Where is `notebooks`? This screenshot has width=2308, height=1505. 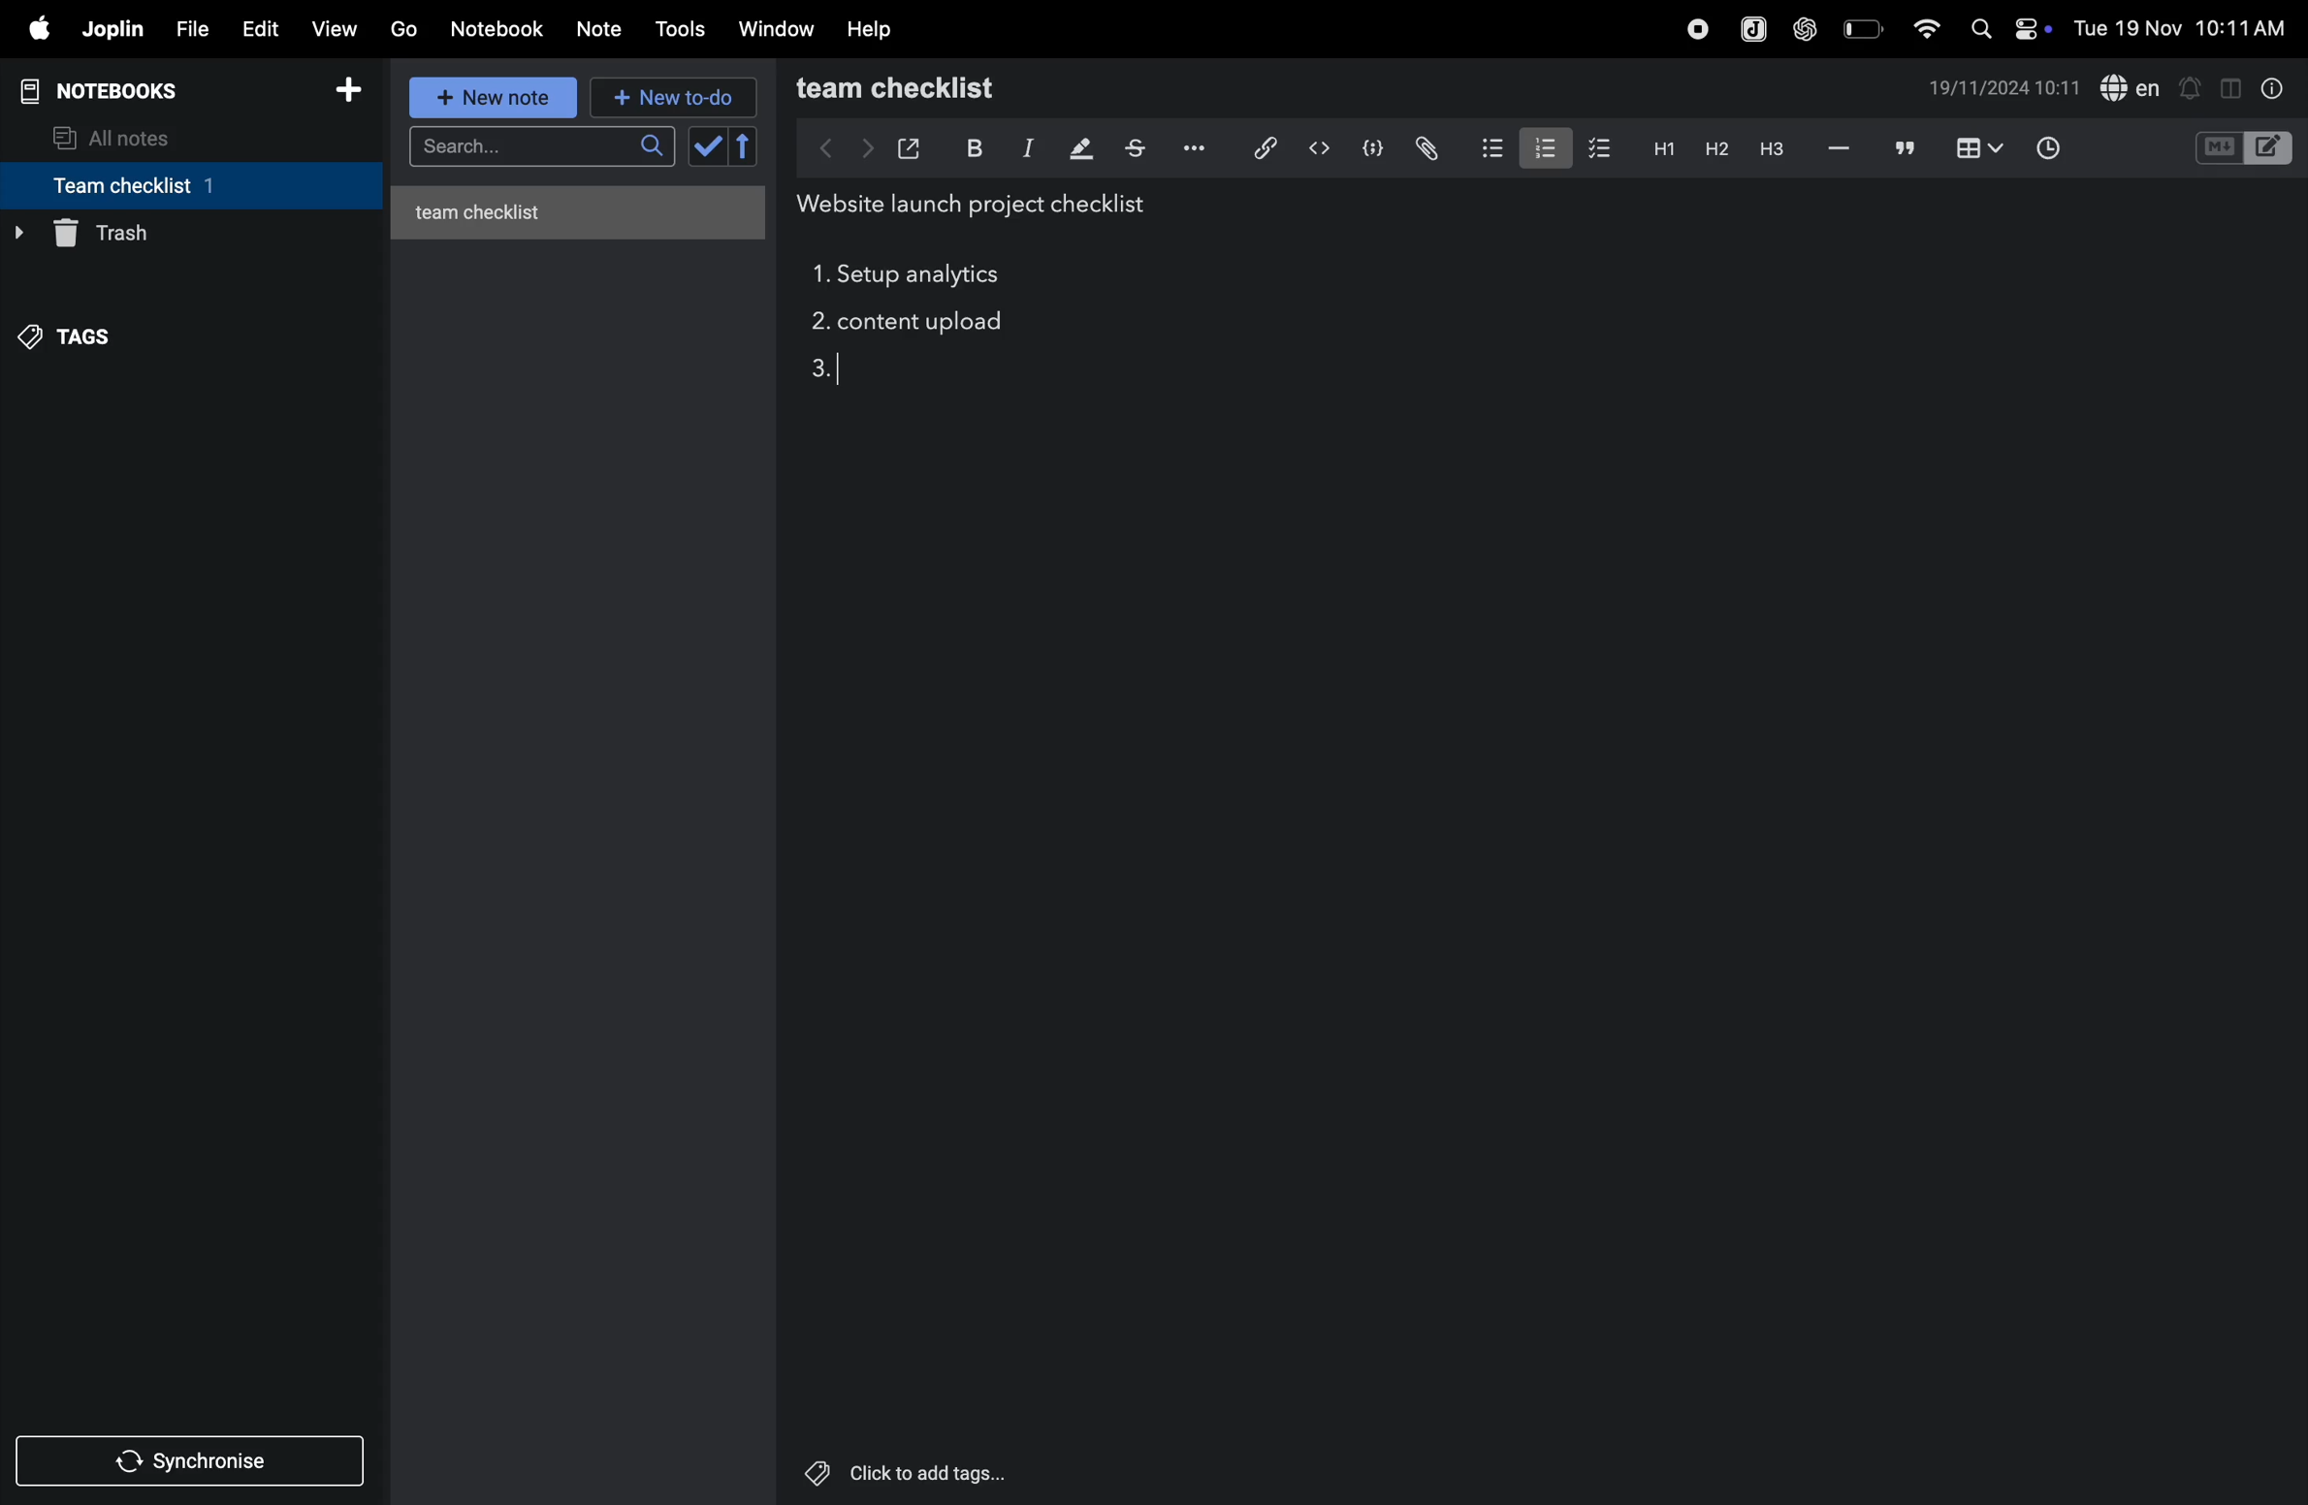 notebooks is located at coordinates (111, 88).